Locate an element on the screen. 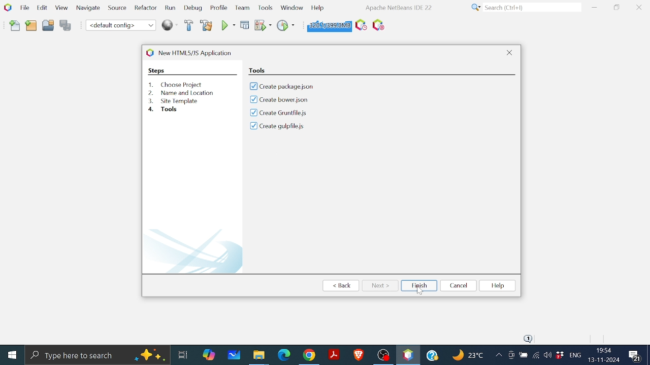 This screenshot has height=365, width=650. close is located at coordinates (510, 53).